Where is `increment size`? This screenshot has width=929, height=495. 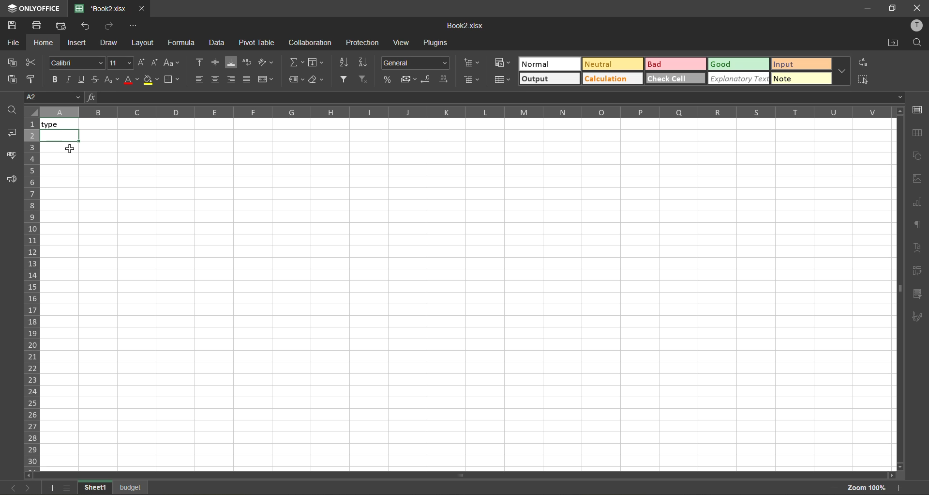
increment size is located at coordinates (140, 62).